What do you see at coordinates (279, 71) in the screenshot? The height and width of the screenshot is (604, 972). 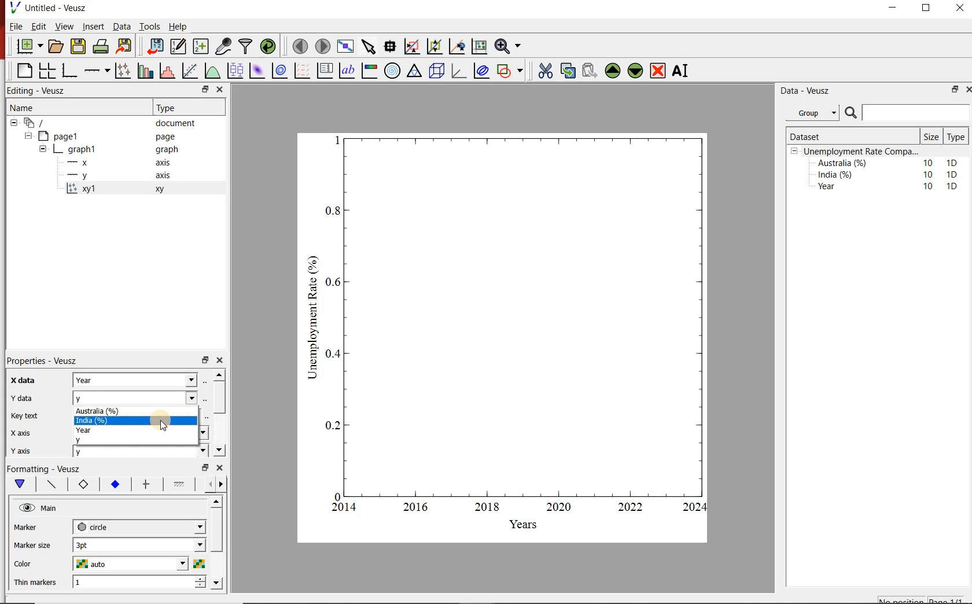 I see `plot 2d datasets as contours` at bounding box center [279, 71].